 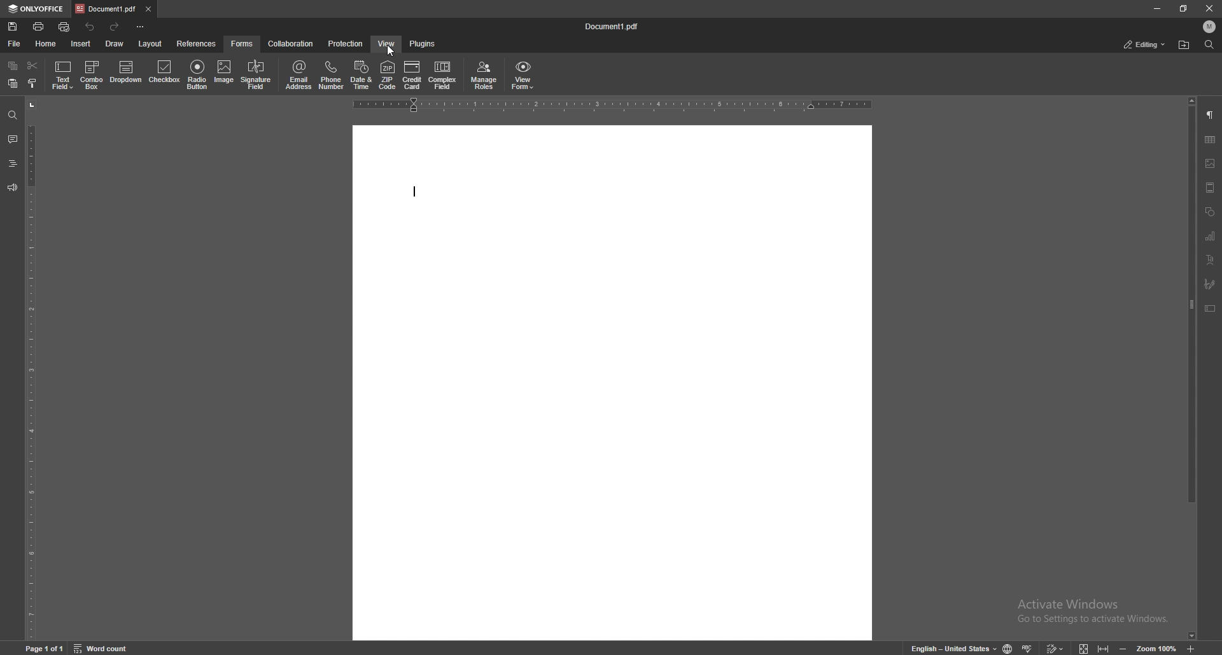 What do you see at coordinates (1030, 646) in the screenshot?
I see `spell check` at bounding box center [1030, 646].